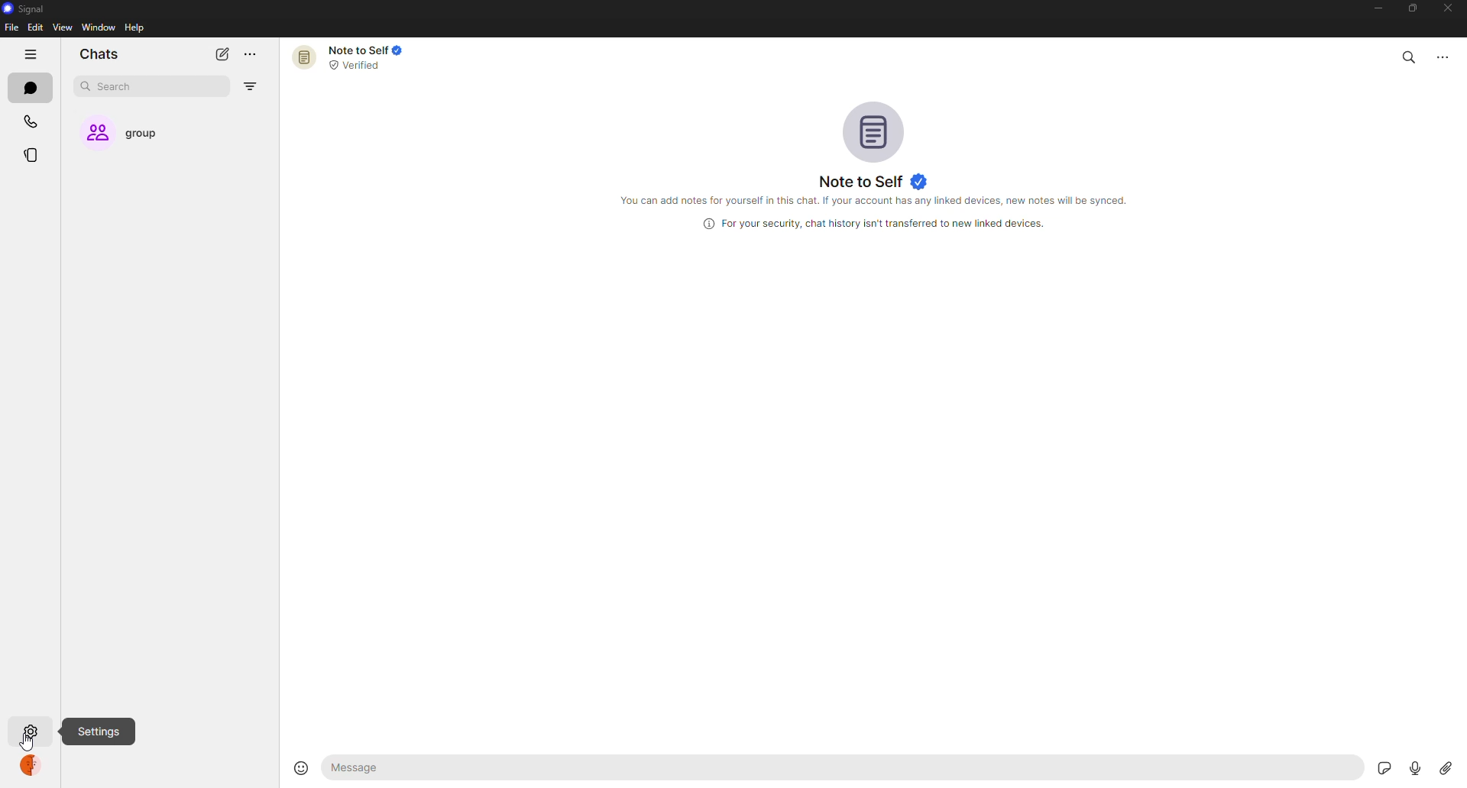 The height and width of the screenshot is (788, 1467). Describe the element at coordinates (1381, 767) in the screenshot. I see `stickers` at that location.